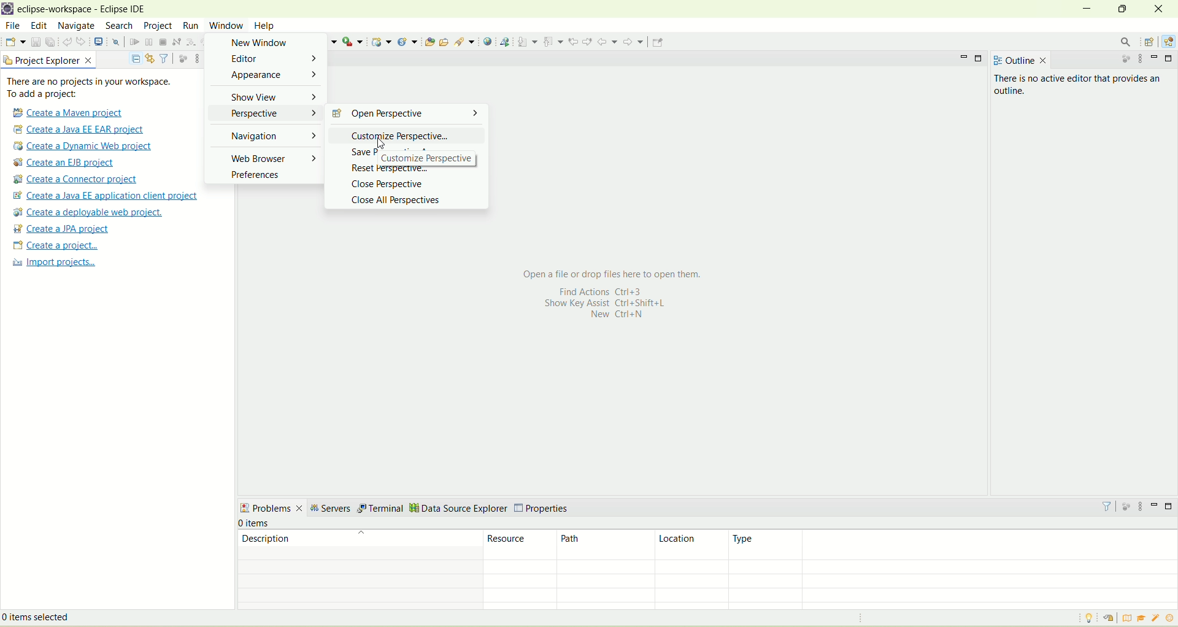 This screenshot has width=1178, height=627. Describe the element at coordinates (1155, 504) in the screenshot. I see `minimize` at that location.